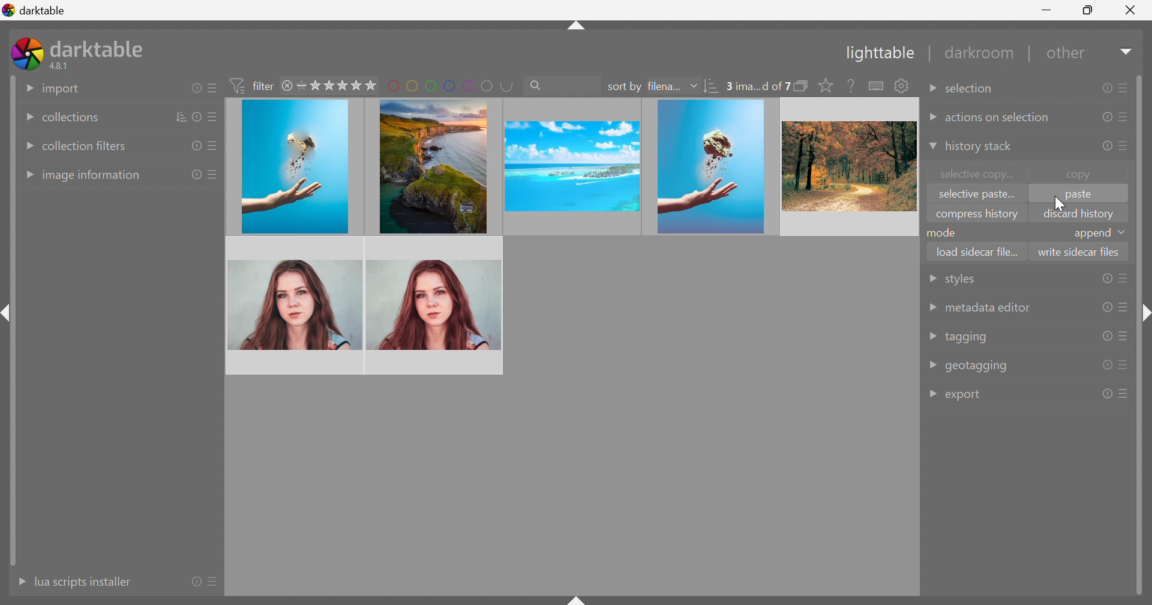 This screenshot has width=1152, height=605. I want to click on image, so click(431, 166).